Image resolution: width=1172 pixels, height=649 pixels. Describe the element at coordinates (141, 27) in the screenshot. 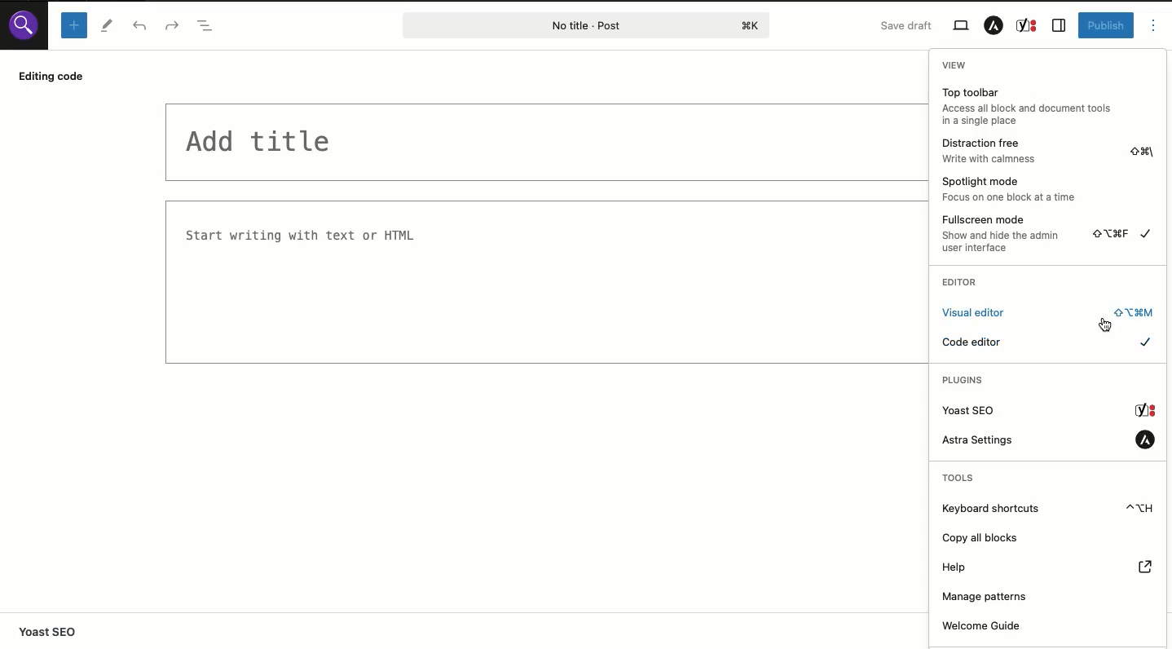

I see `Undo` at that location.